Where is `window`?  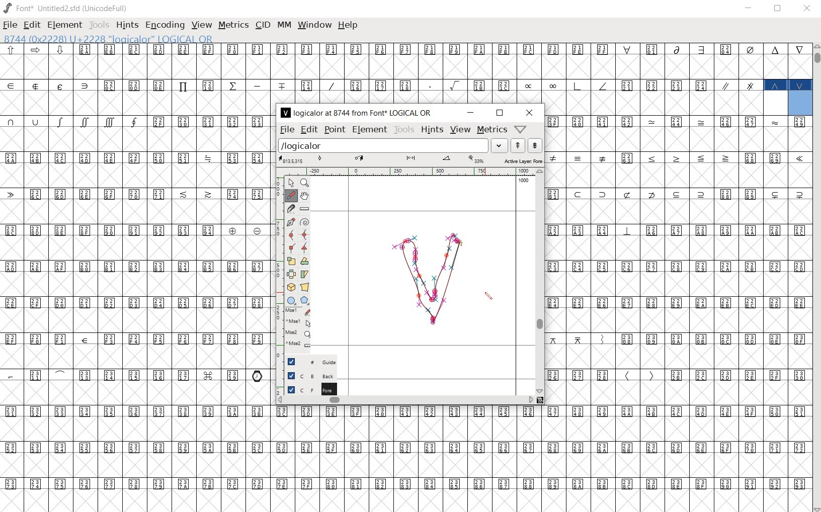 window is located at coordinates (315, 26).